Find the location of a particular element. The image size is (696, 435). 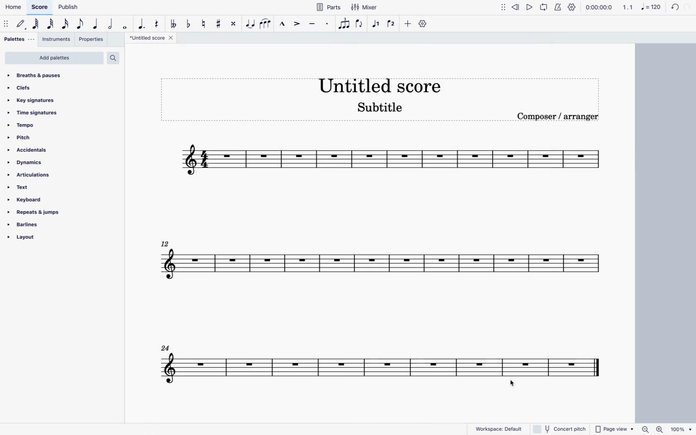

settings is located at coordinates (423, 26).